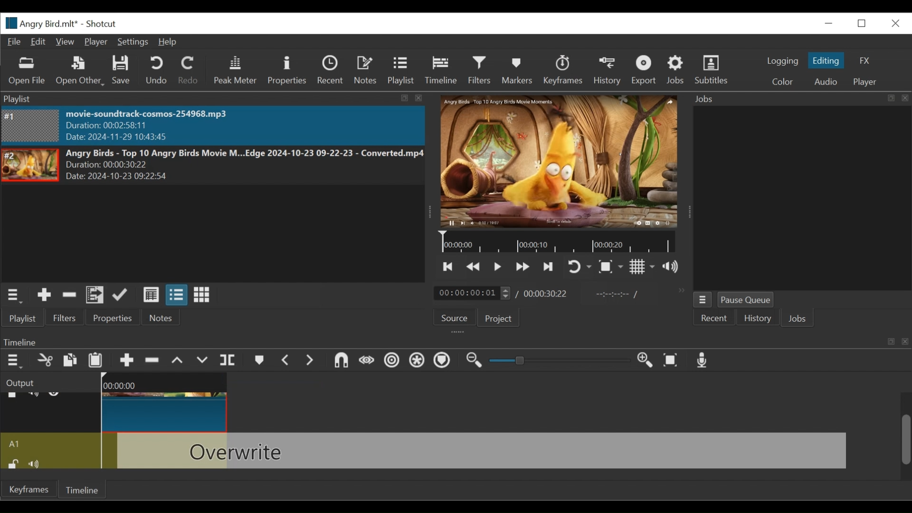 This screenshot has width=912, height=513. Describe the element at coordinates (30, 165) in the screenshot. I see `Image` at that location.